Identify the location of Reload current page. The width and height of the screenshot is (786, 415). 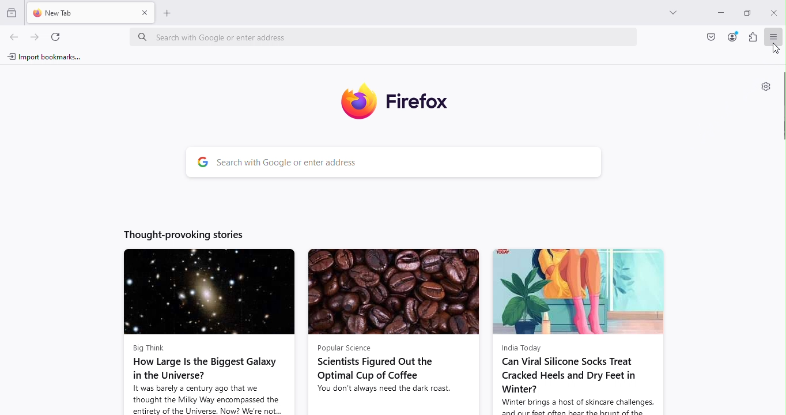
(57, 36).